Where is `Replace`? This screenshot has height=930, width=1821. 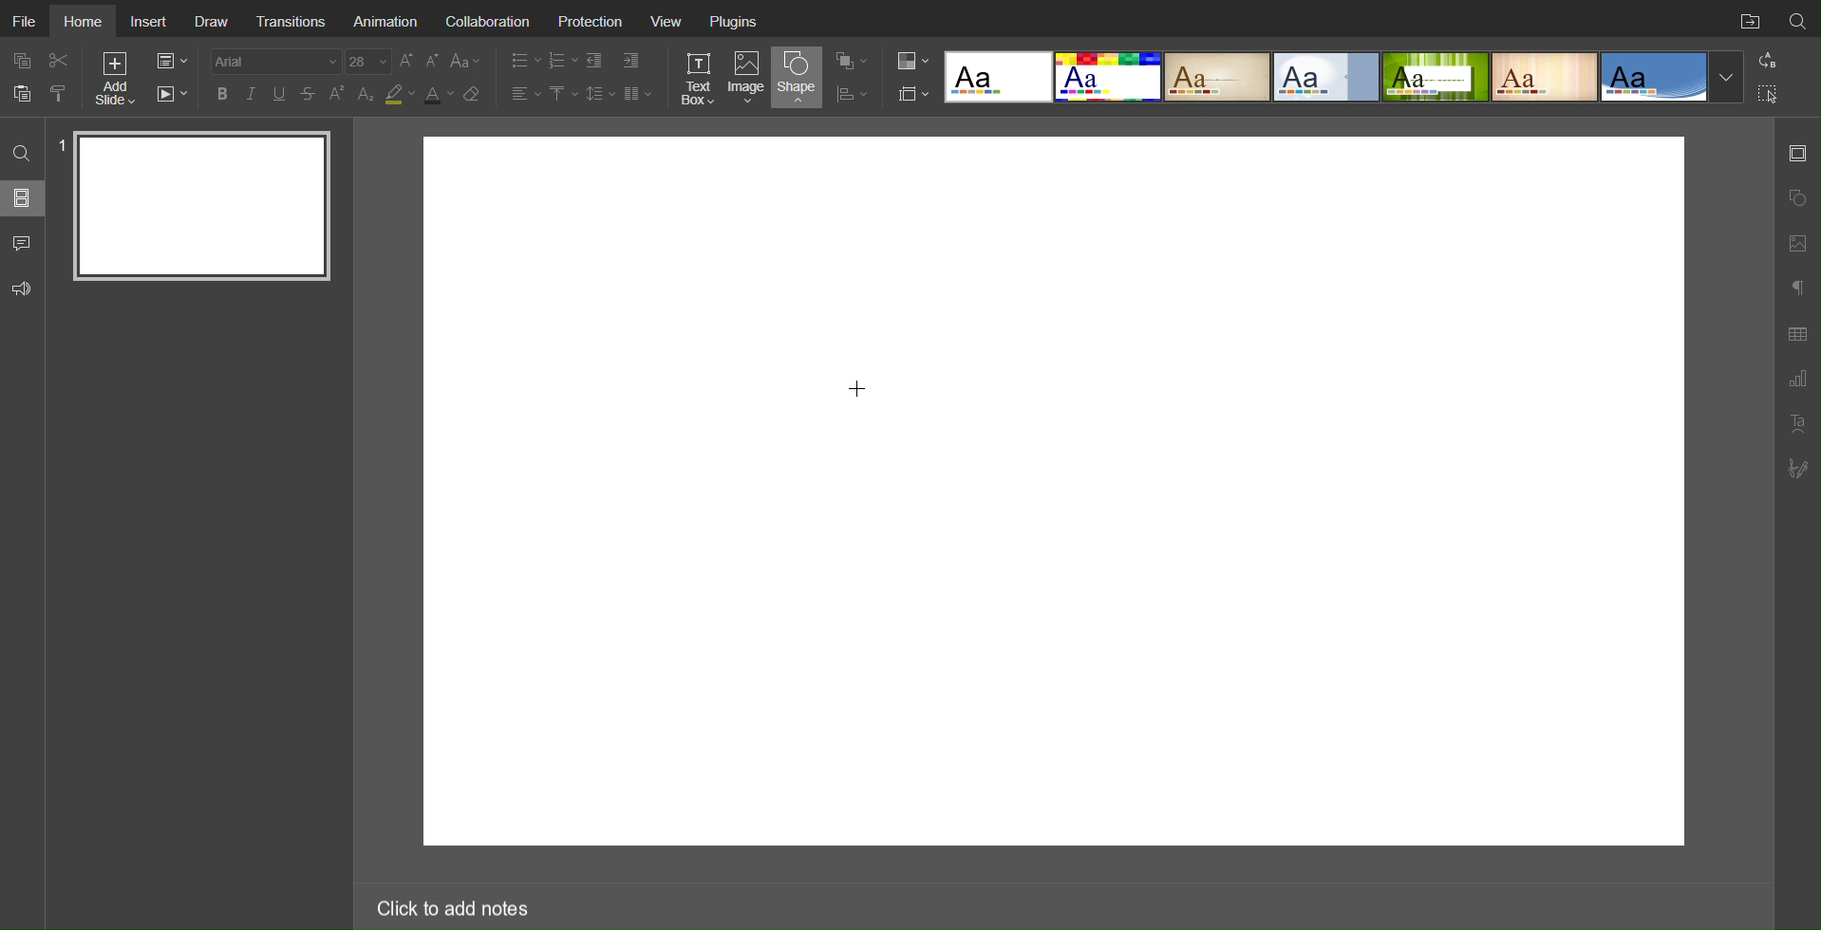 Replace is located at coordinates (1766, 60).